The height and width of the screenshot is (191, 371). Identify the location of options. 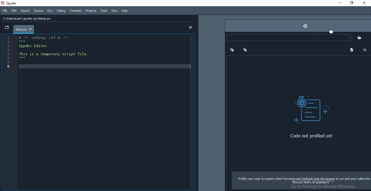
(189, 28).